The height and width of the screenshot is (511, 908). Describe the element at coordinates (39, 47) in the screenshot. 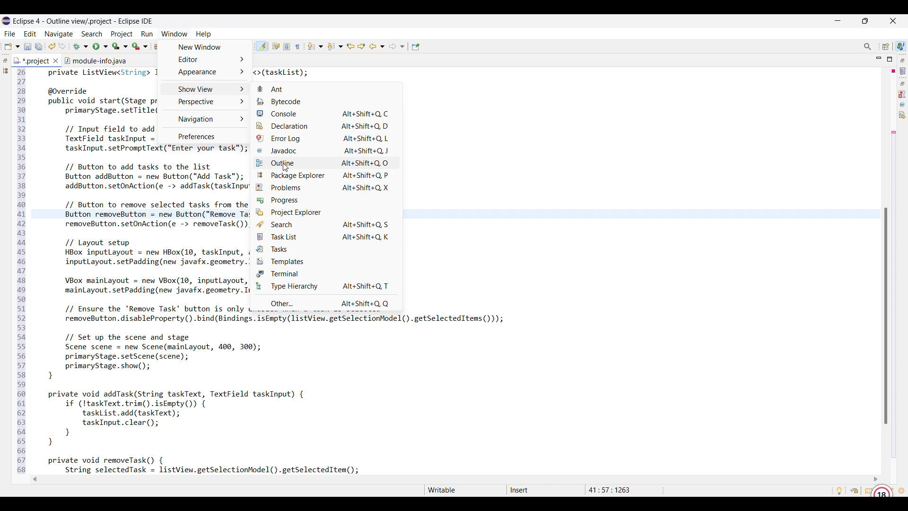

I see `Save all` at that location.